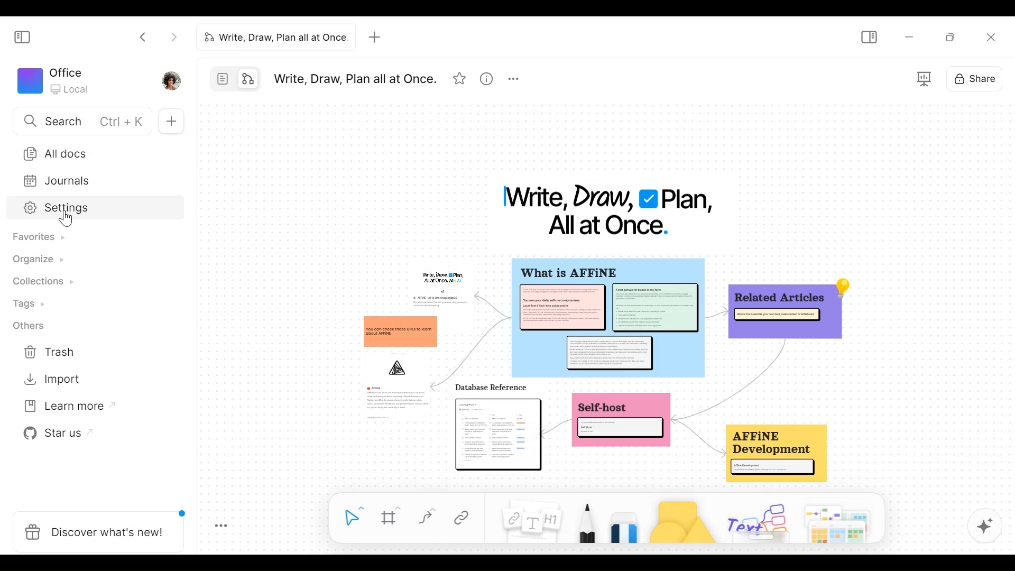  I want to click on Pen, so click(587, 523).